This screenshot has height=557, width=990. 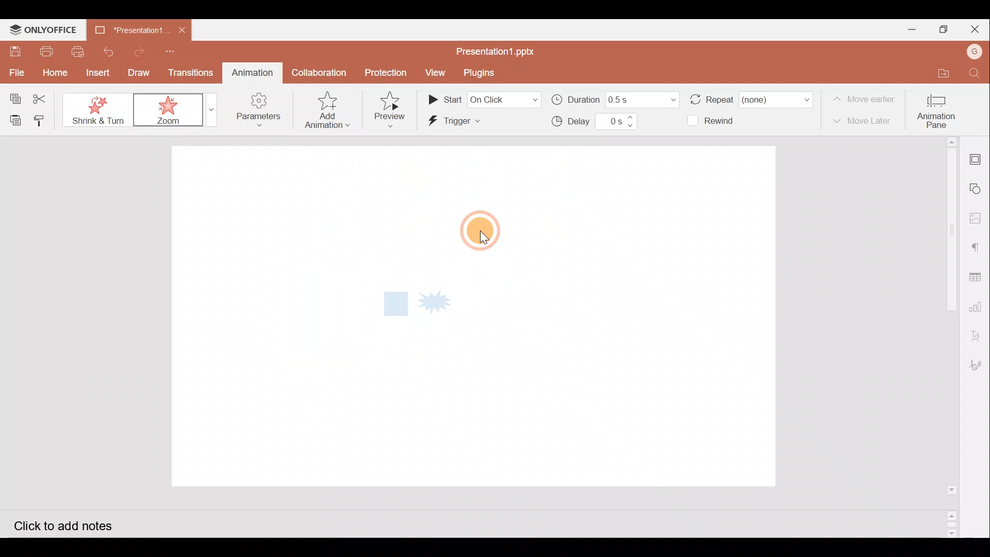 I want to click on Paragraph settings, so click(x=977, y=247).